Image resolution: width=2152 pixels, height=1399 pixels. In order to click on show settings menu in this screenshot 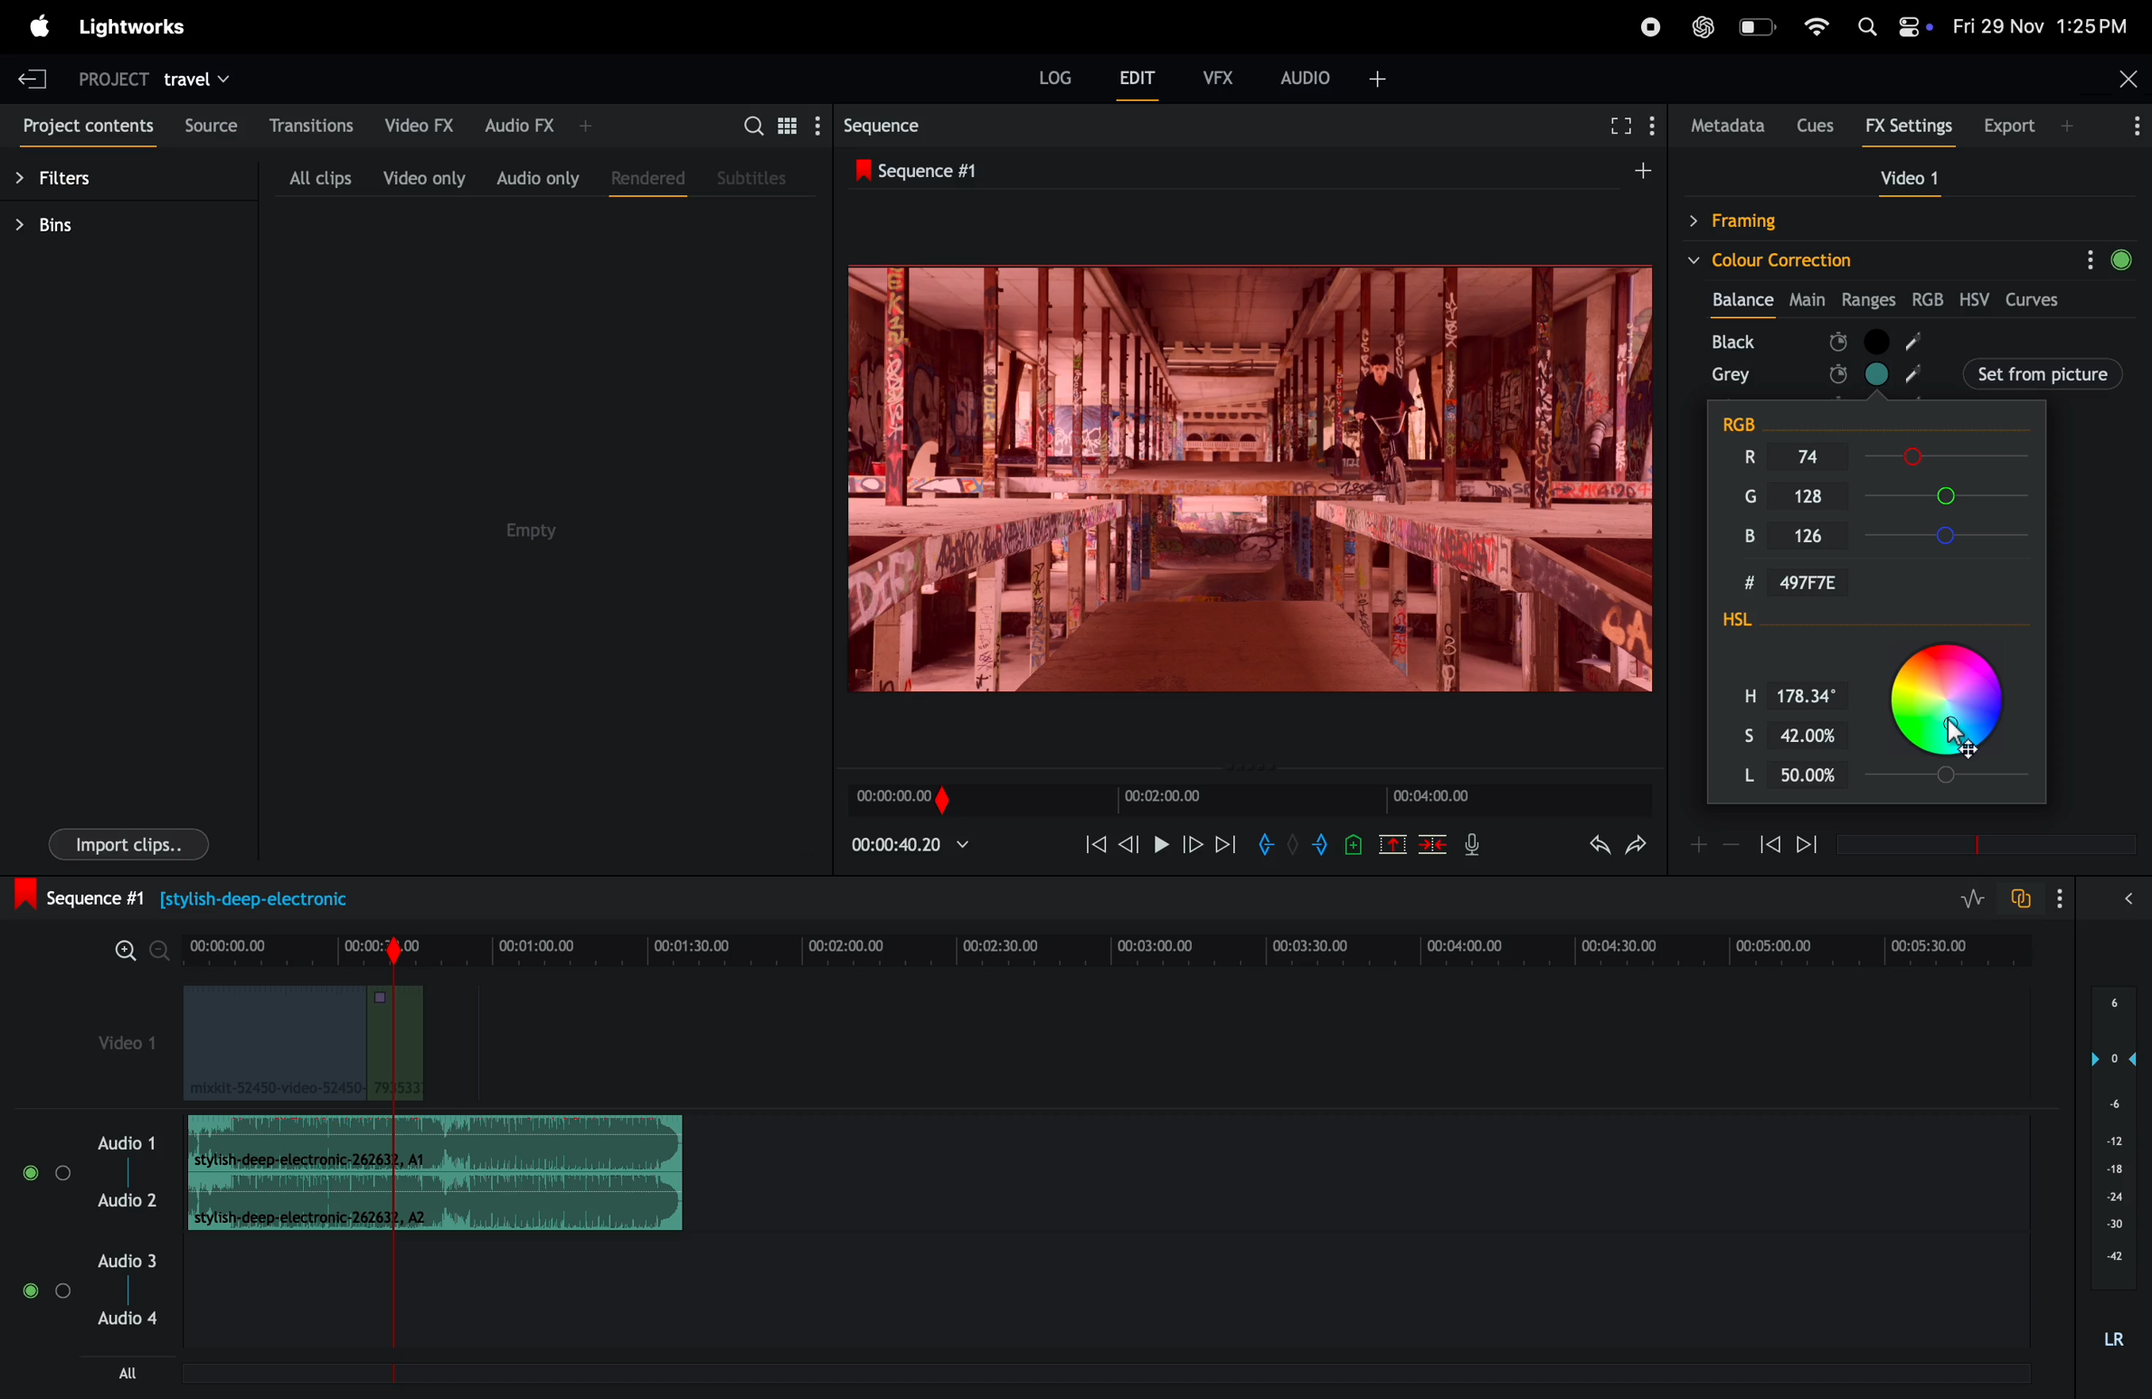, I will do `click(824, 124)`.